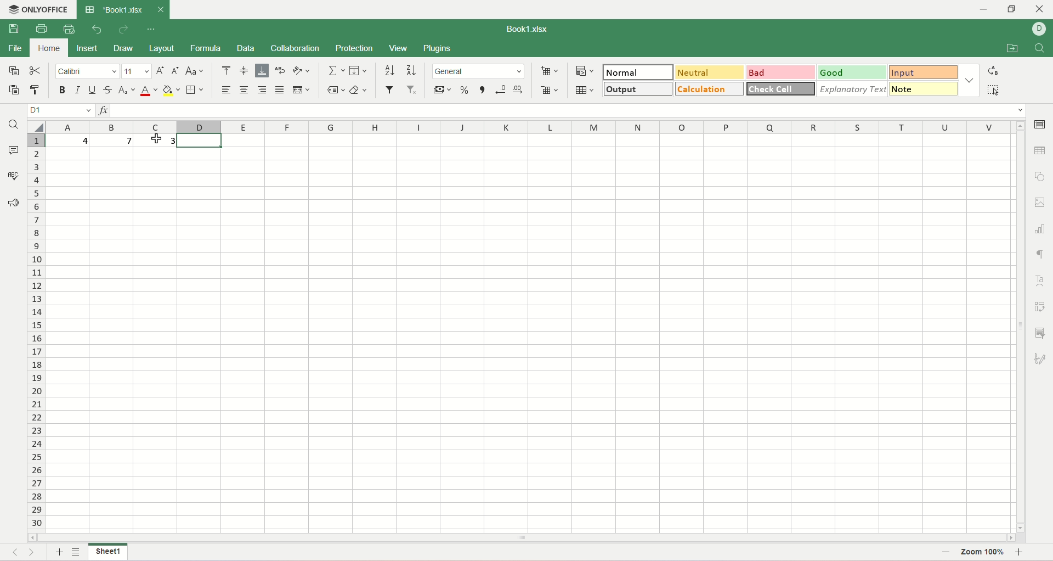 This screenshot has height=561, width=1053. Describe the element at coordinates (137, 70) in the screenshot. I see `font size` at that location.